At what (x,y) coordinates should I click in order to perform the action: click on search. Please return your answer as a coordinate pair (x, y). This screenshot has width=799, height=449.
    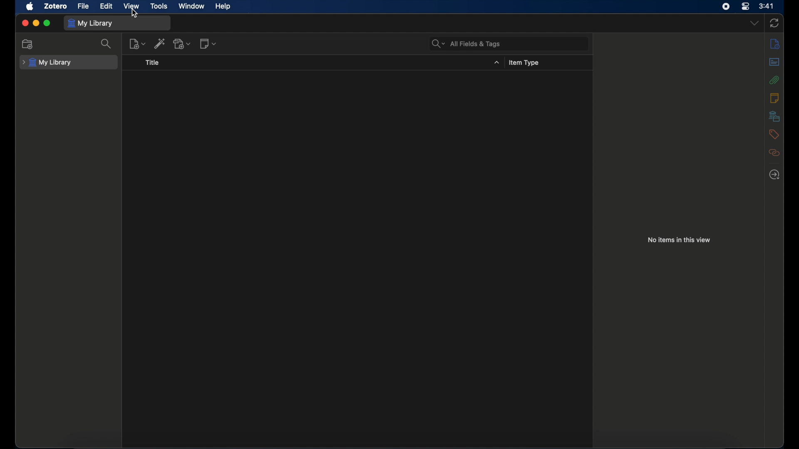
    Looking at the image, I should click on (107, 44).